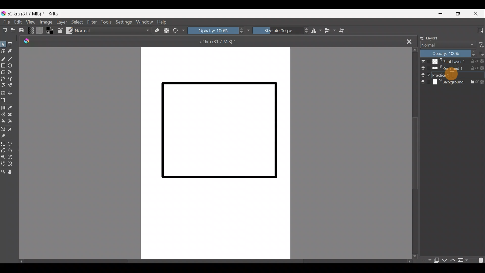 Image resolution: width=485 pixels, height=273 pixels. What do you see at coordinates (60, 31) in the screenshot?
I see `Edit brush settings` at bounding box center [60, 31].